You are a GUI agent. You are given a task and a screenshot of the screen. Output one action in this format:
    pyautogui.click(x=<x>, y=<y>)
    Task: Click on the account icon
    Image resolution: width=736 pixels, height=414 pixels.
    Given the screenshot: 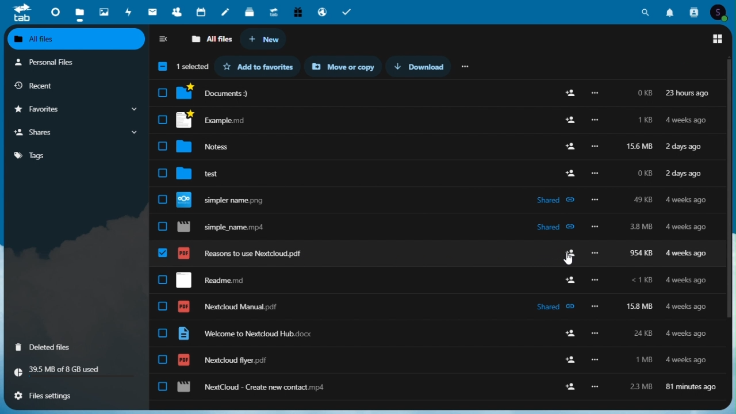 What is the action you would take?
    pyautogui.click(x=721, y=12)
    